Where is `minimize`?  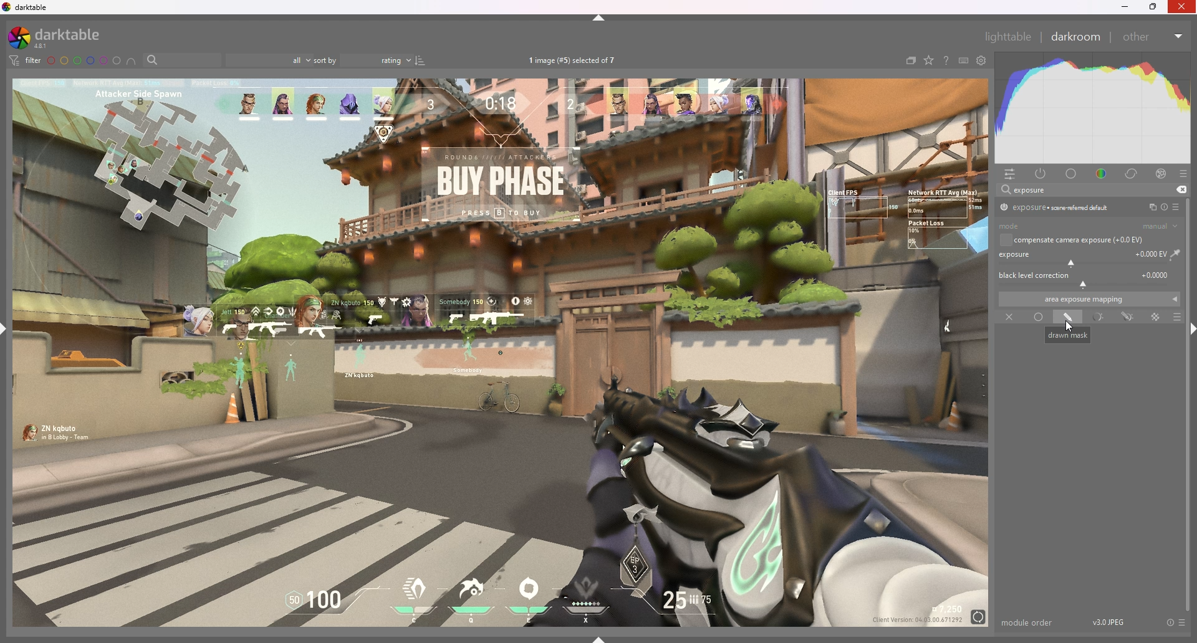
minimize is located at coordinates (1125, 7).